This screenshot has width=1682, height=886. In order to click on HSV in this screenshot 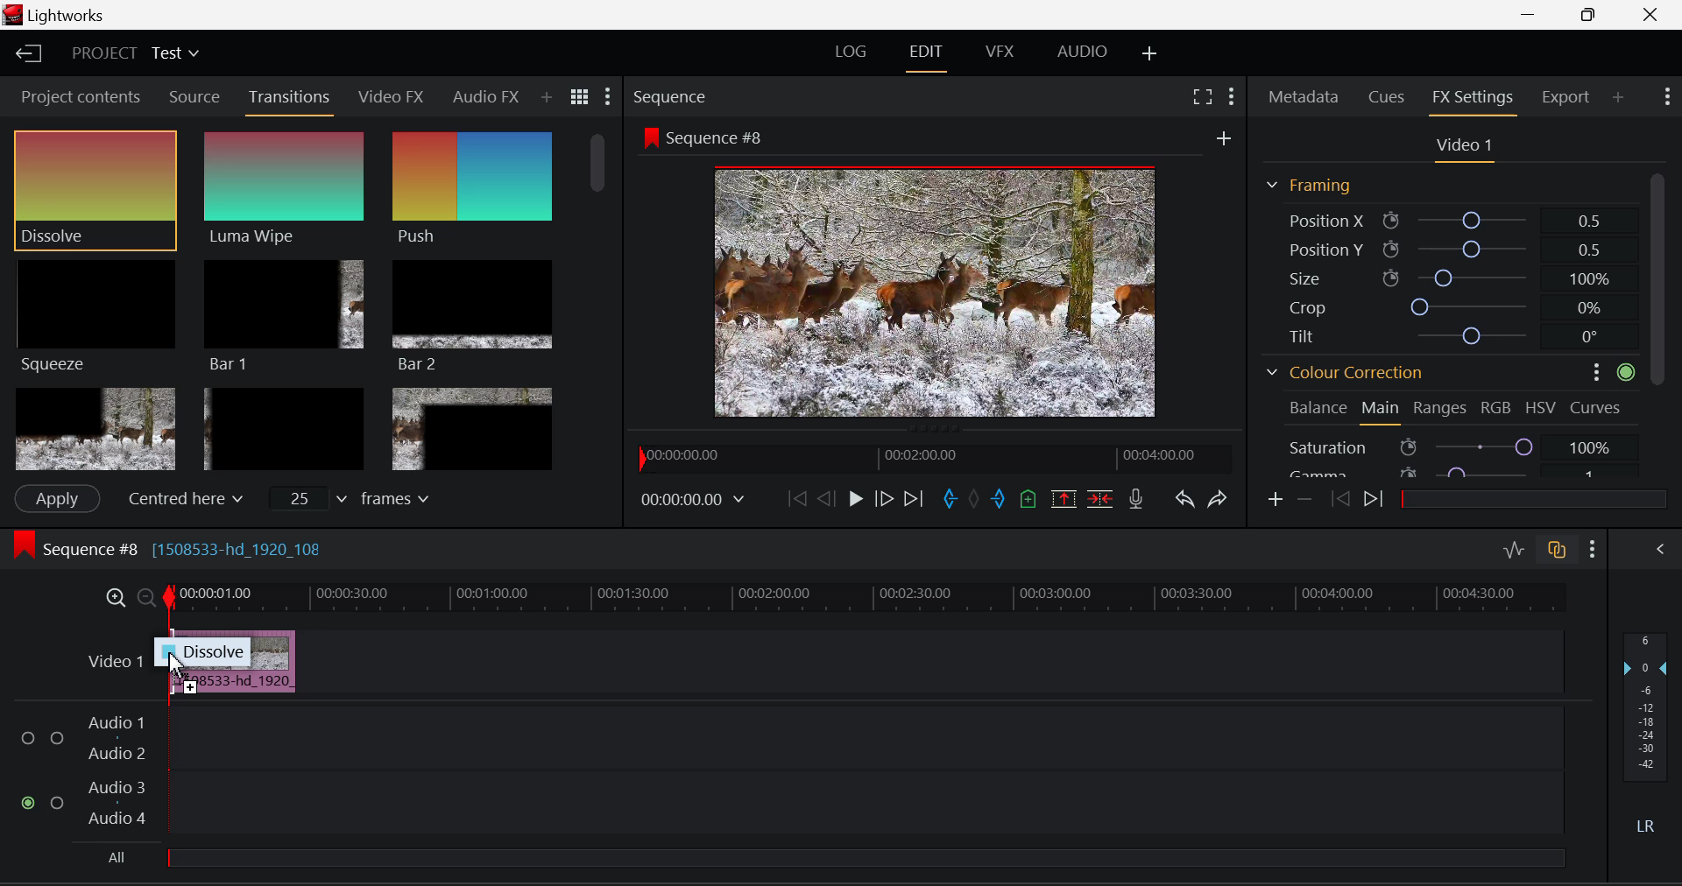, I will do `click(1544, 407)`.